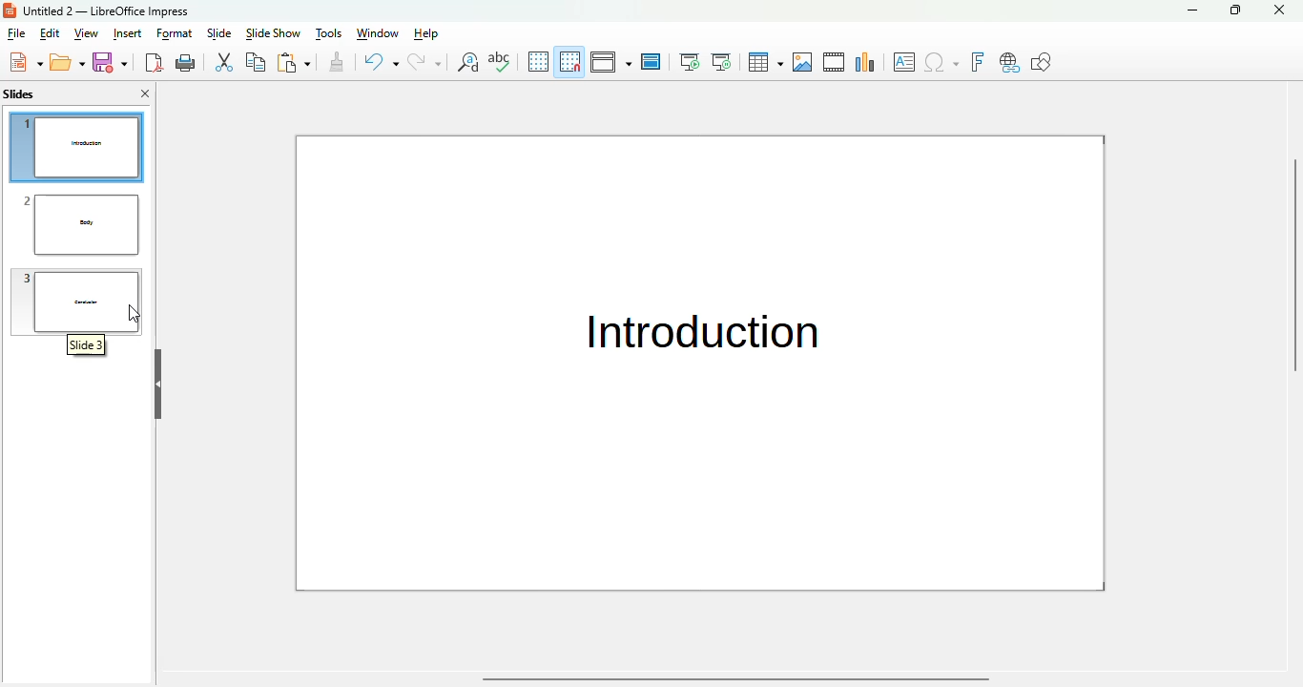 This screenshot has width=1303, height=687. I want to click on slides, so click(18, 94).